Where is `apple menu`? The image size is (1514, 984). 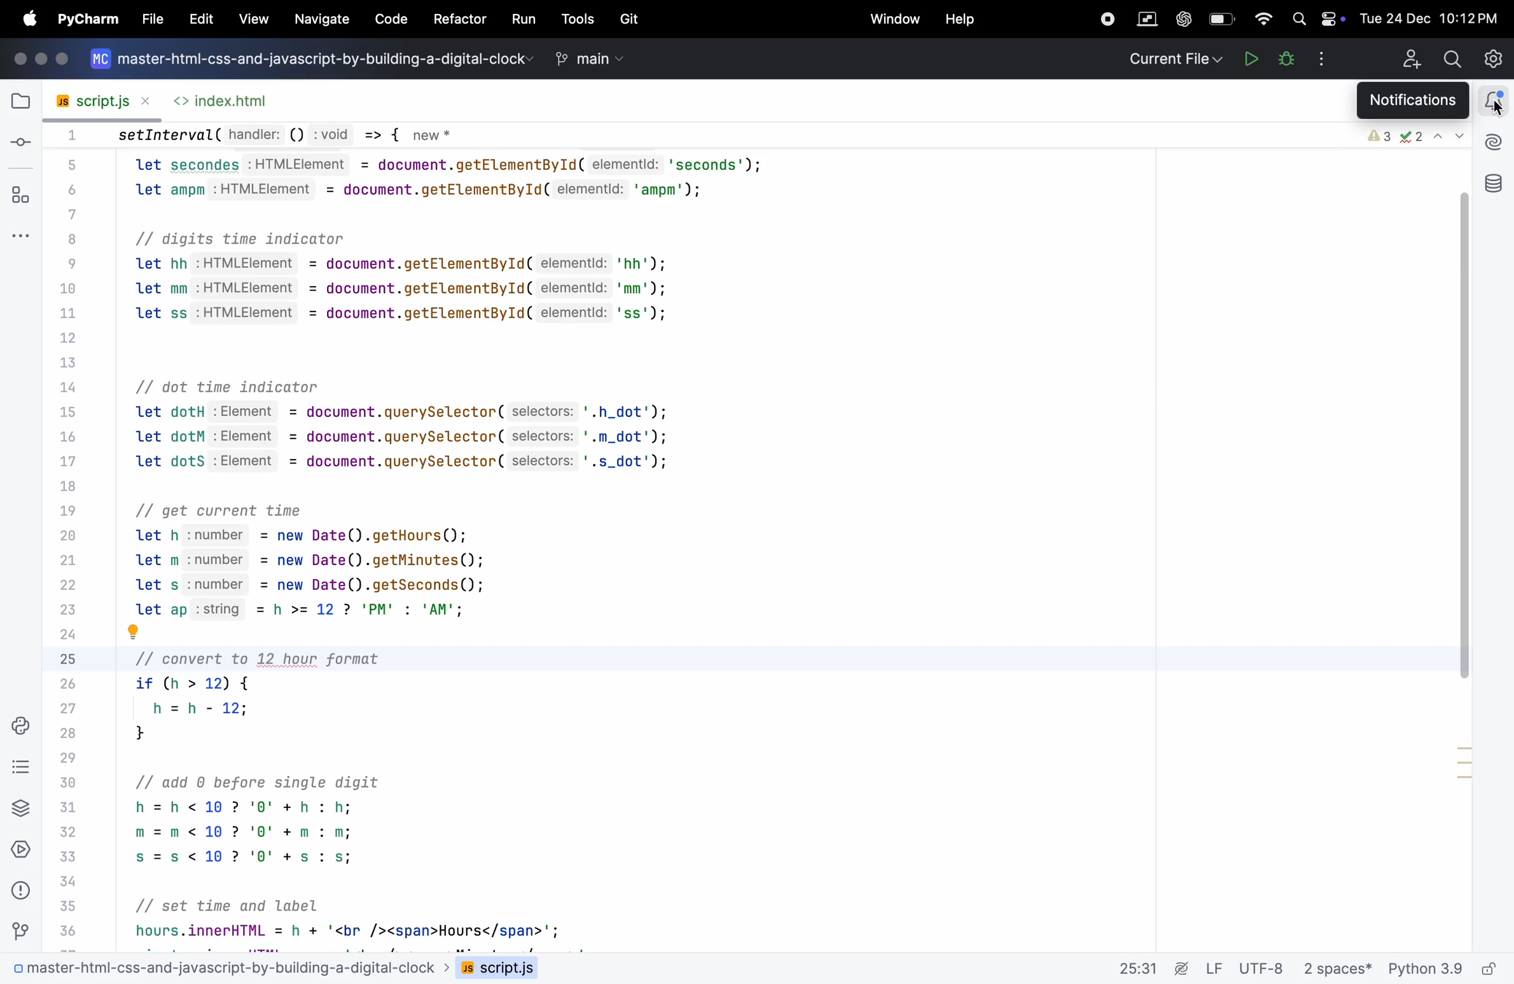
apple menu is located at coordinates (26, 19).